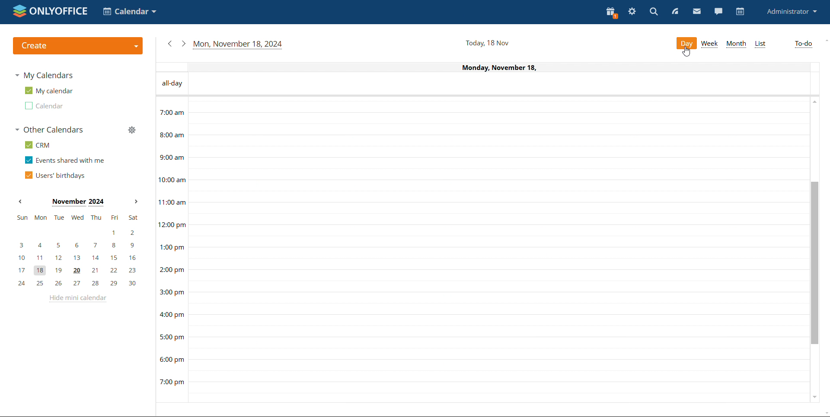 Image resolution: width=830 pixels, height=417 pixels. Describe the element at coordinates (633, 12) in the screenshot. I see `settings` at that location.